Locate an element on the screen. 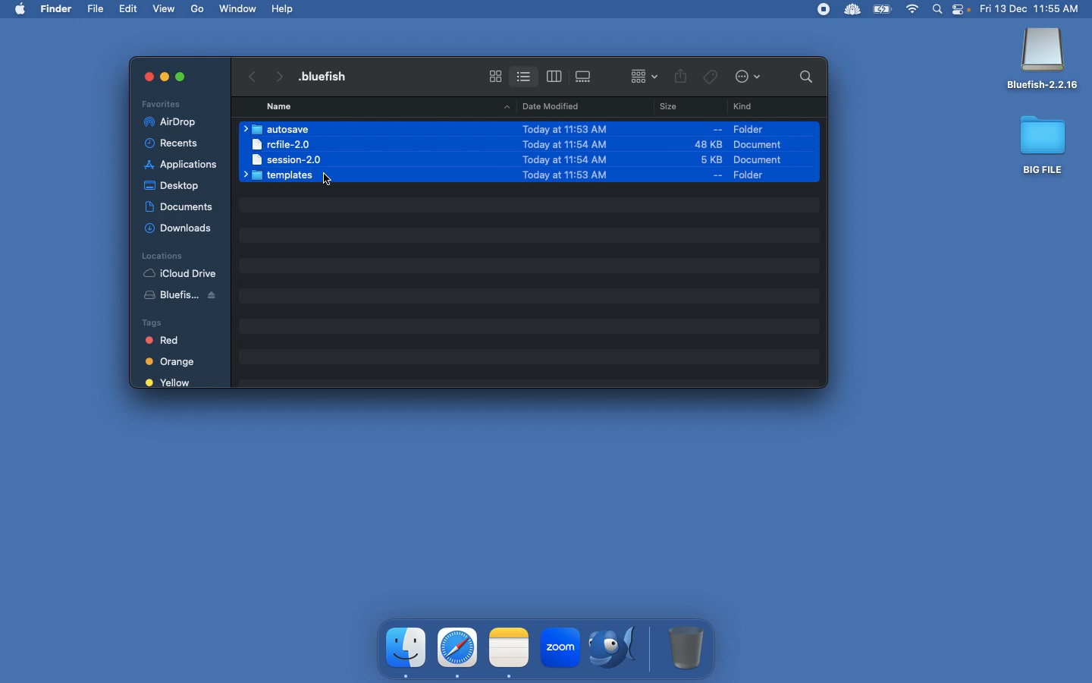   is located at coordinates (180, 76).